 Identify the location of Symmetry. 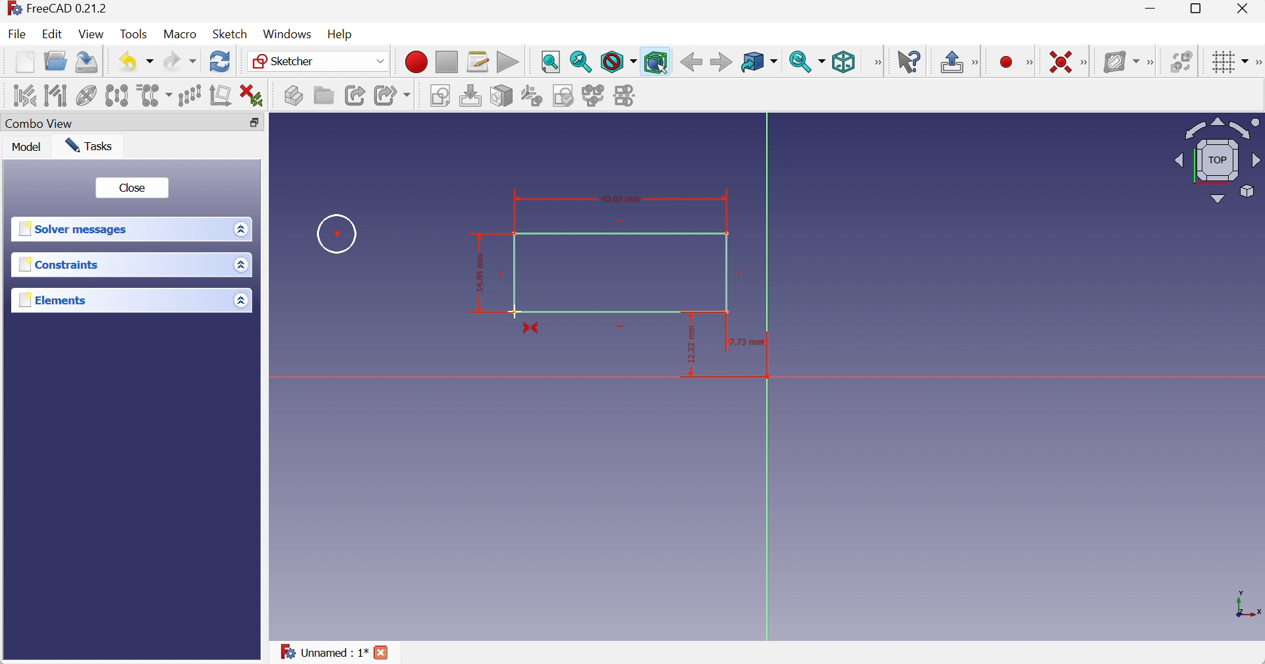
(119, 94).